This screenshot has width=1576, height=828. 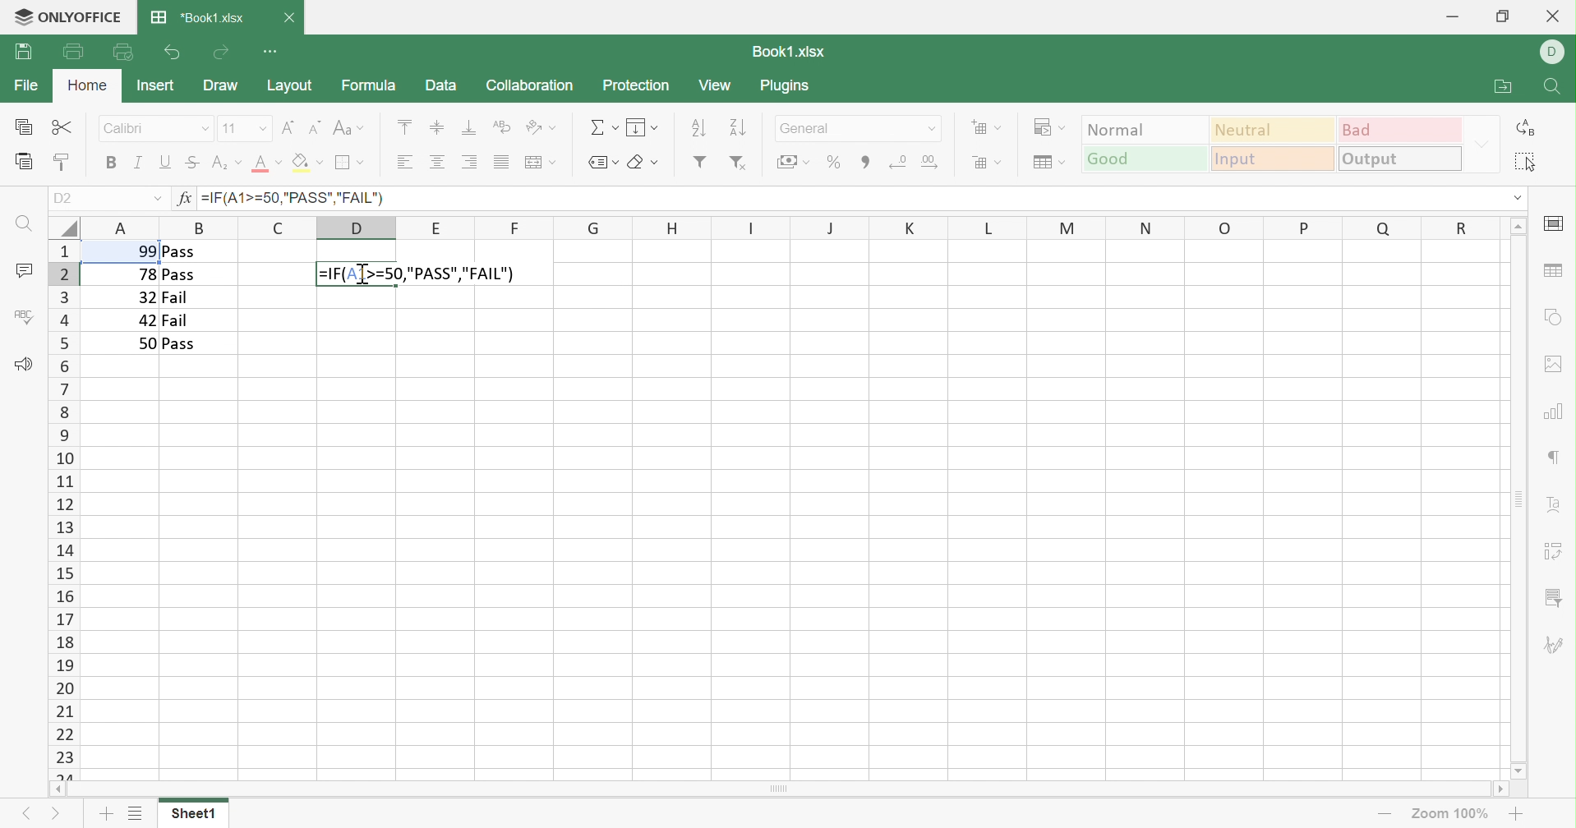 What do you see at coordinates (157, 200) in the screenshot?
I see `Drop down` at bounding box center [157, 200].